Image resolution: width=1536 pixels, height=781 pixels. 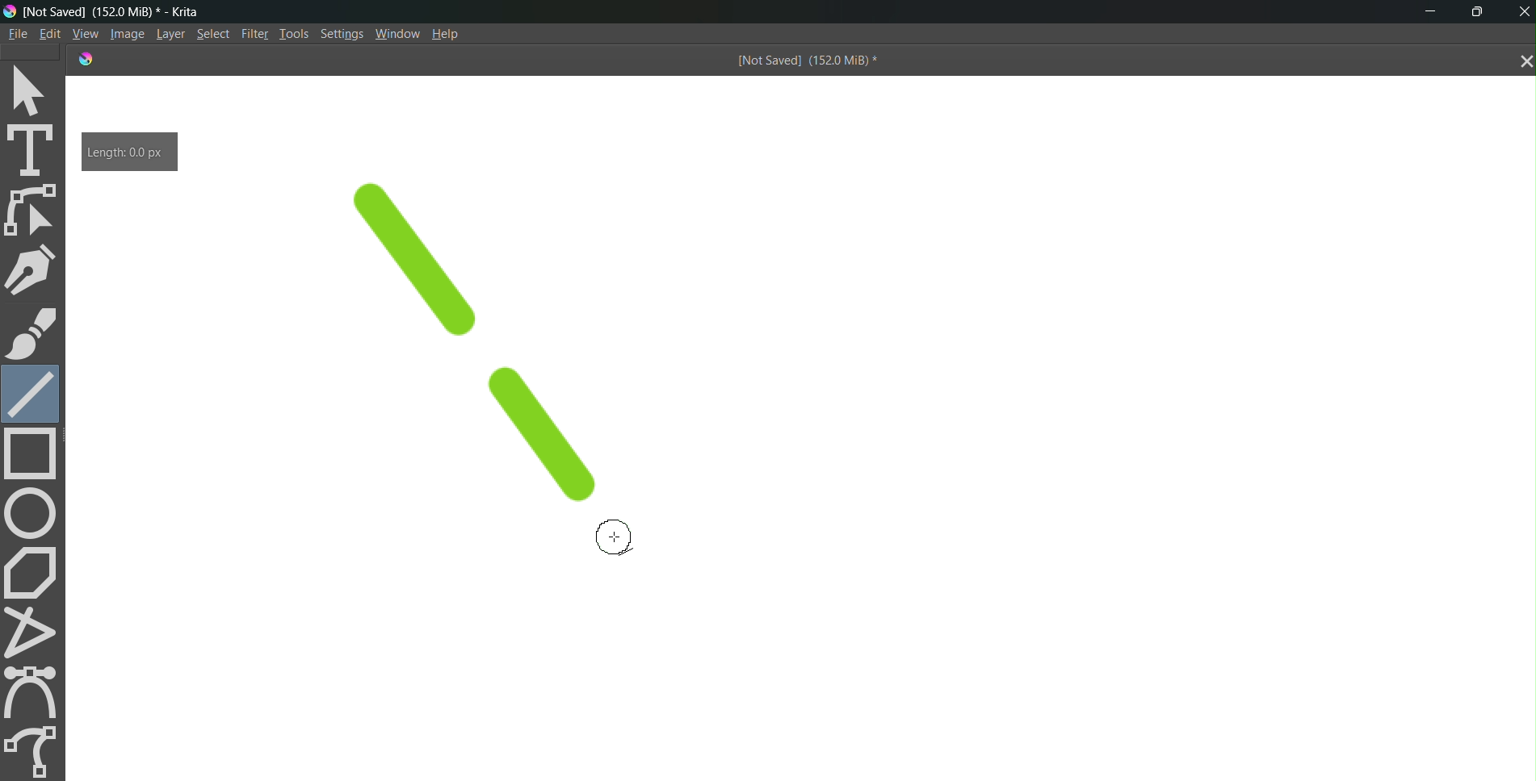 What do you see at coordinates (83, 58) in the screenshot?
I see `logo` at bounding box center [83, 58].